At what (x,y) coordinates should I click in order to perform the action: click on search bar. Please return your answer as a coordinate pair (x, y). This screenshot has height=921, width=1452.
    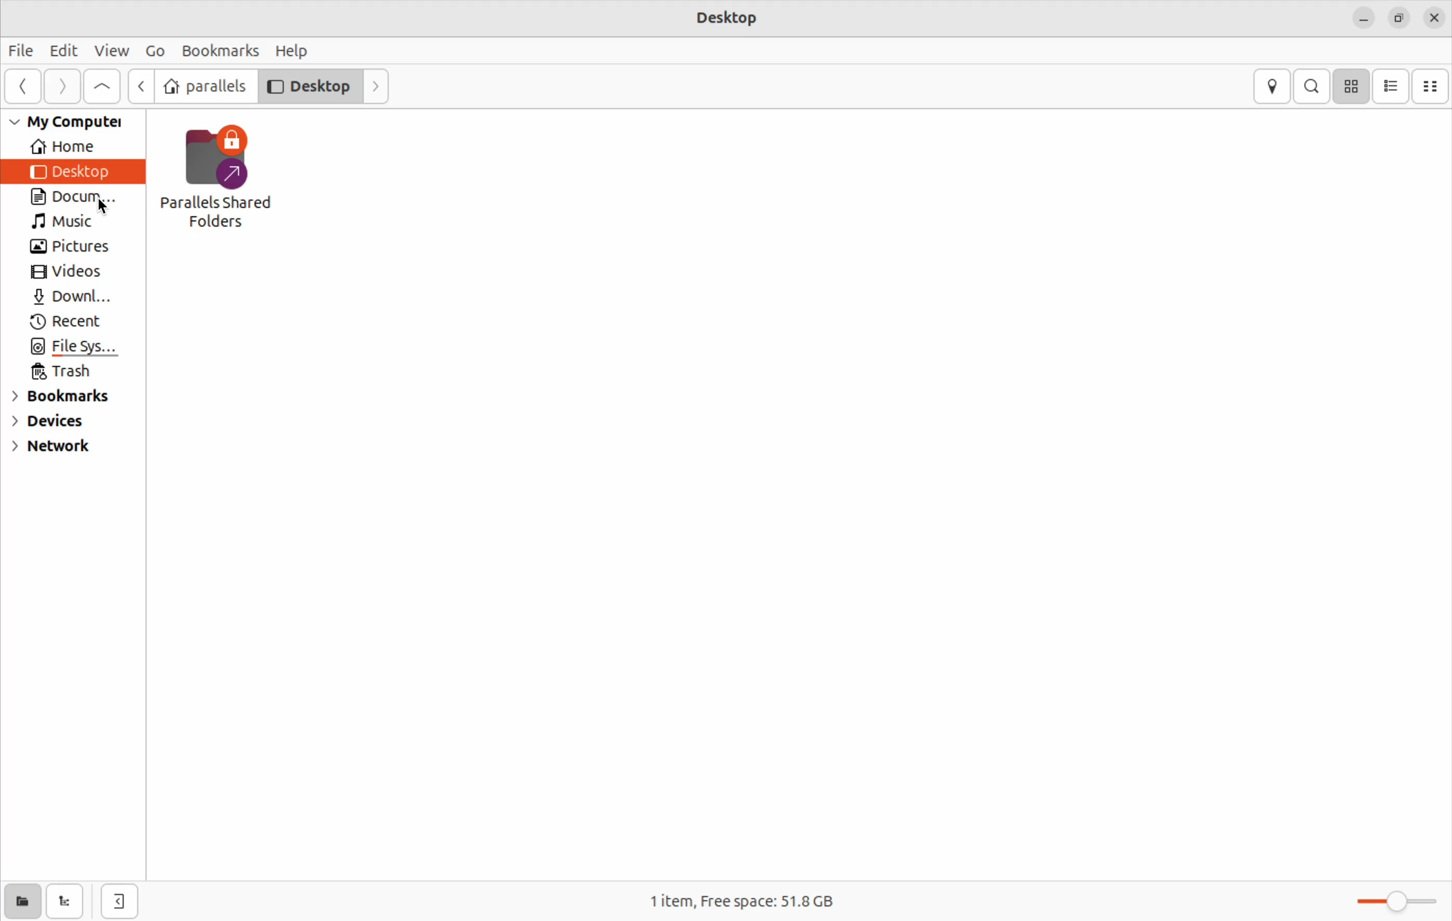
    Looking at the image, I should click on (1313, 85).